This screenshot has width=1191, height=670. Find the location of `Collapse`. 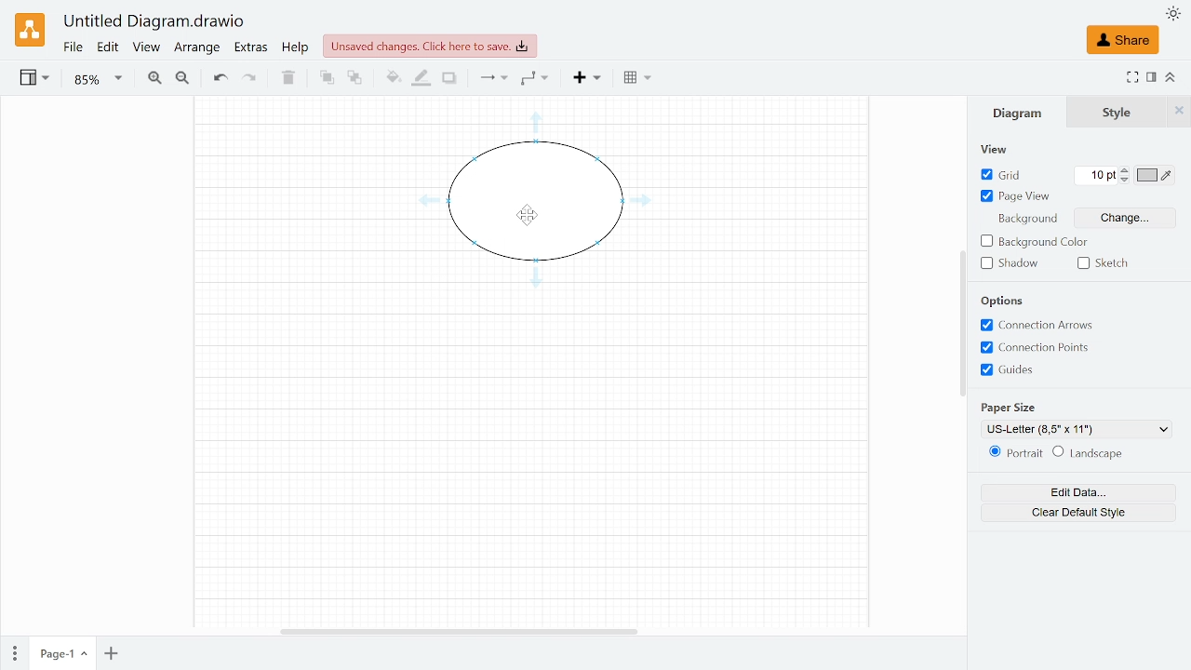

Collapse is located at coordinates (1169, 76).